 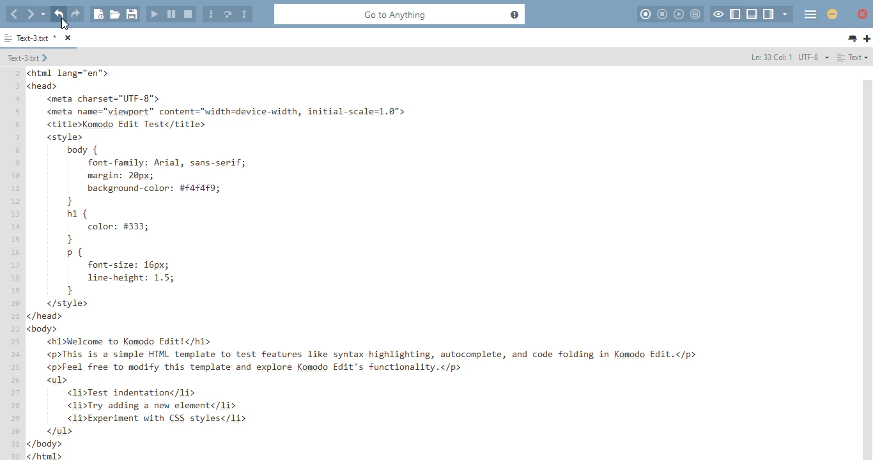 What do you see at coordinates (853, 57) in the screenshot?
I see `file type` at bounding box center [853, 57].